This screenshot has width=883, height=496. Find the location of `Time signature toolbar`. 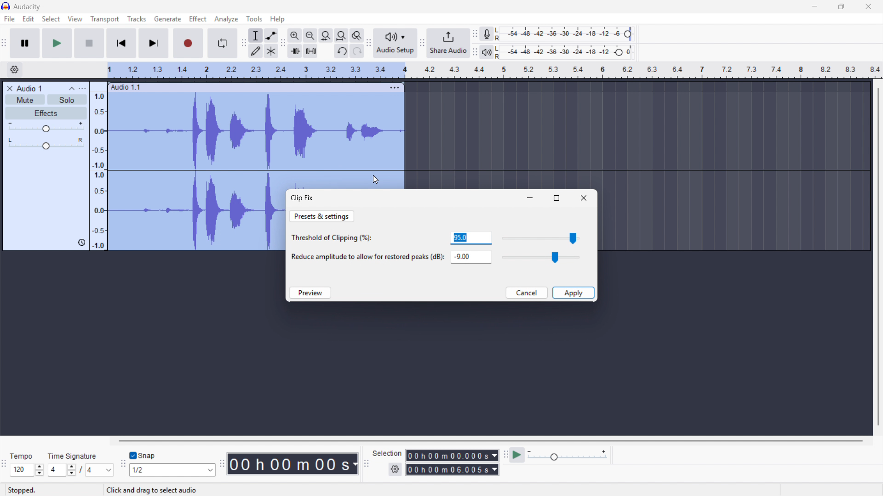

Time signature toolbar is located at coordinates (5, 465).